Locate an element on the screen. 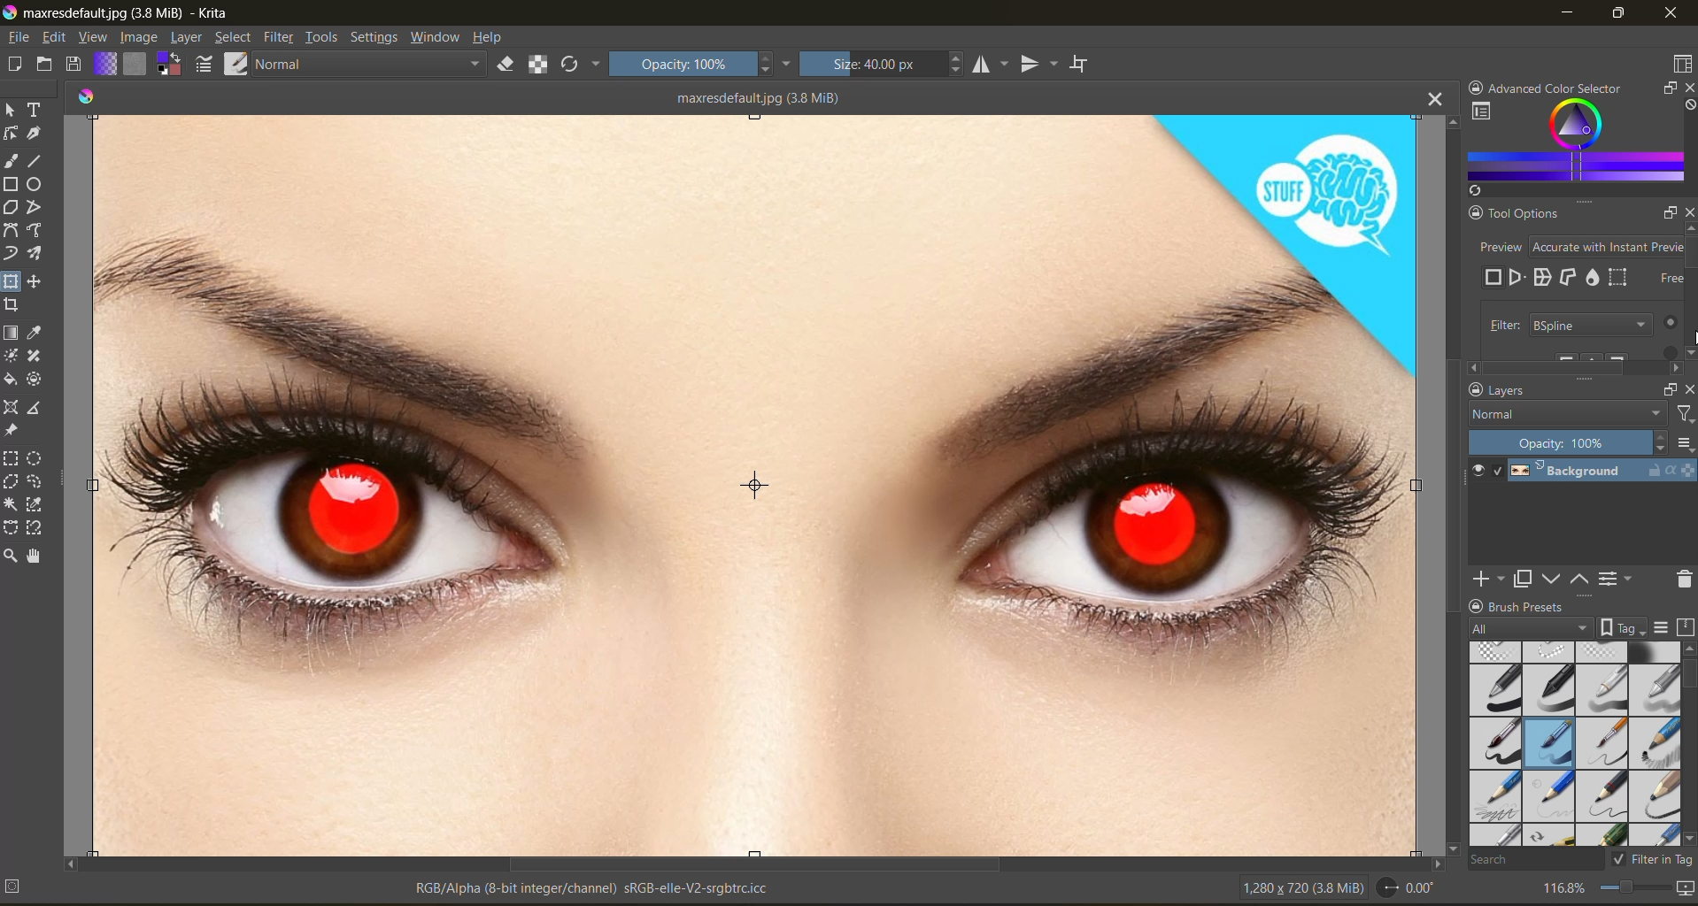 The width and height of the screenshot is (1698, 906). add is located at coordinates (1487, 580).